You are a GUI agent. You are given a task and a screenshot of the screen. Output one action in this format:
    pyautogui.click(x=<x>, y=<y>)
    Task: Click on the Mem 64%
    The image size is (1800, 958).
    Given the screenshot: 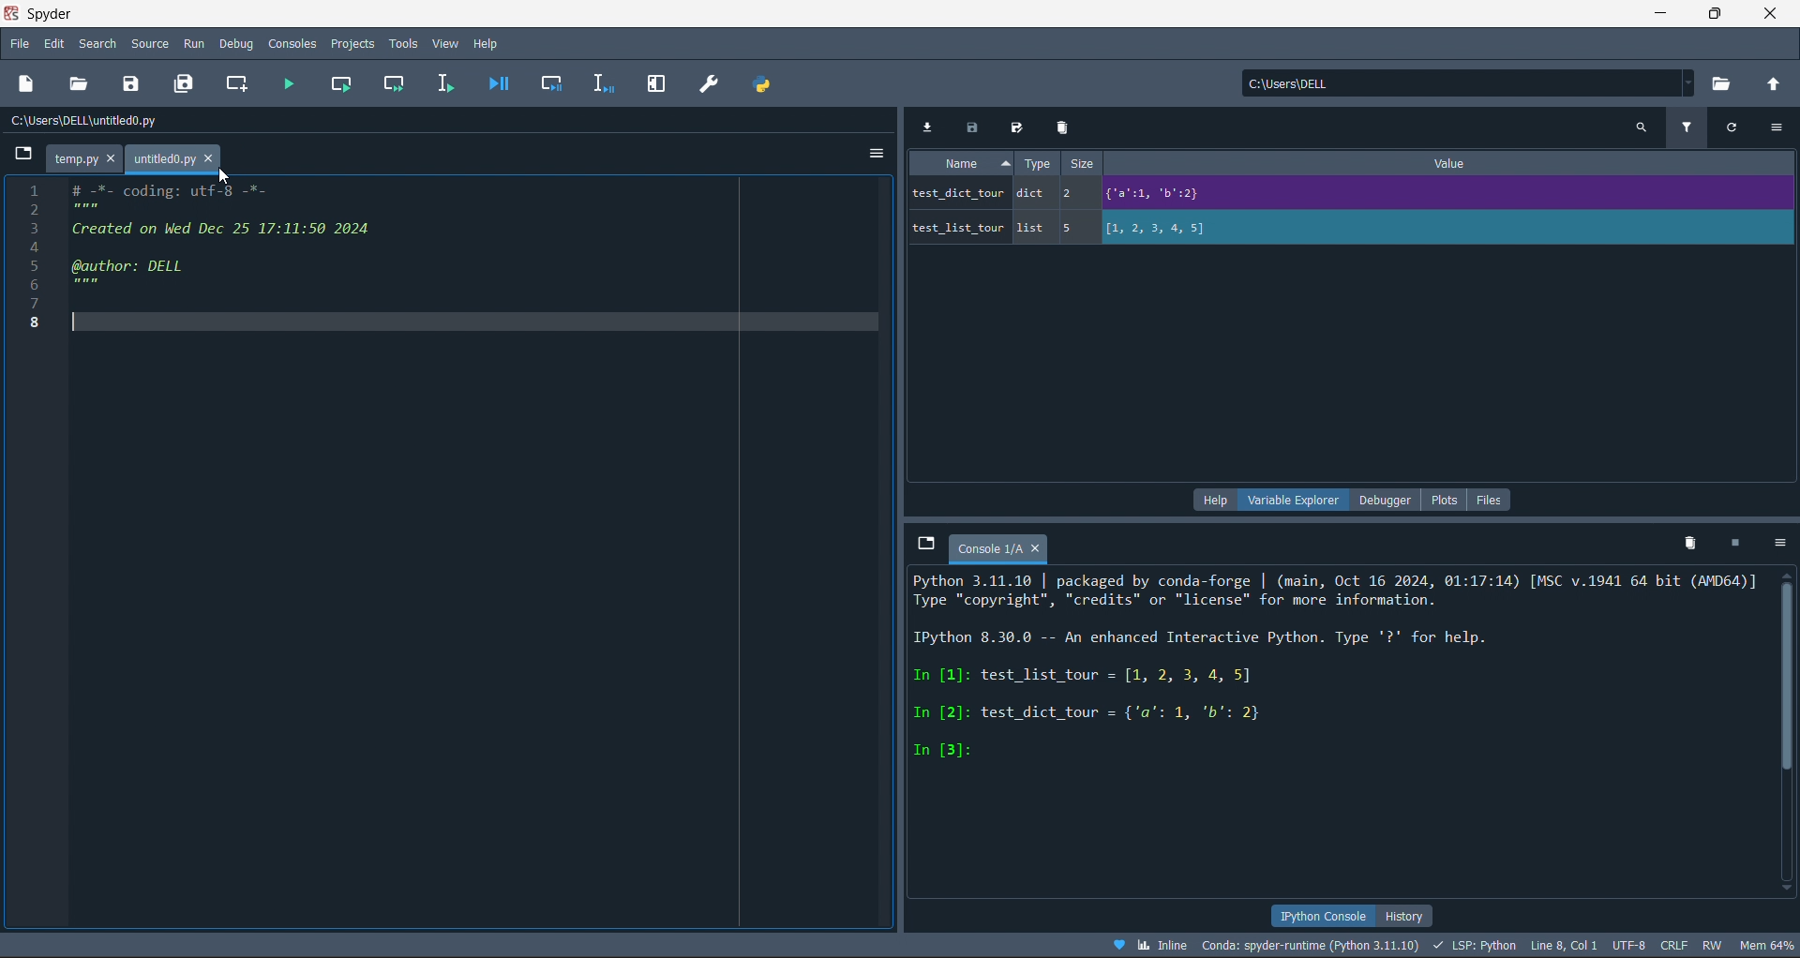 What is the action you would take?
    pyautogui.click(x=1764, y=945)
    